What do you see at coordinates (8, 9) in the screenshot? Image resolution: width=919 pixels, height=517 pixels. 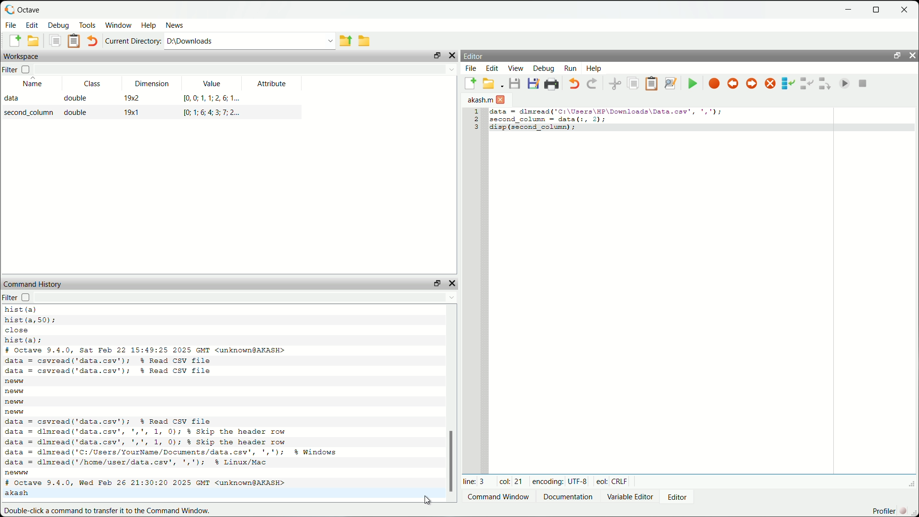 I see `logo` at bounding box center [8, 9].